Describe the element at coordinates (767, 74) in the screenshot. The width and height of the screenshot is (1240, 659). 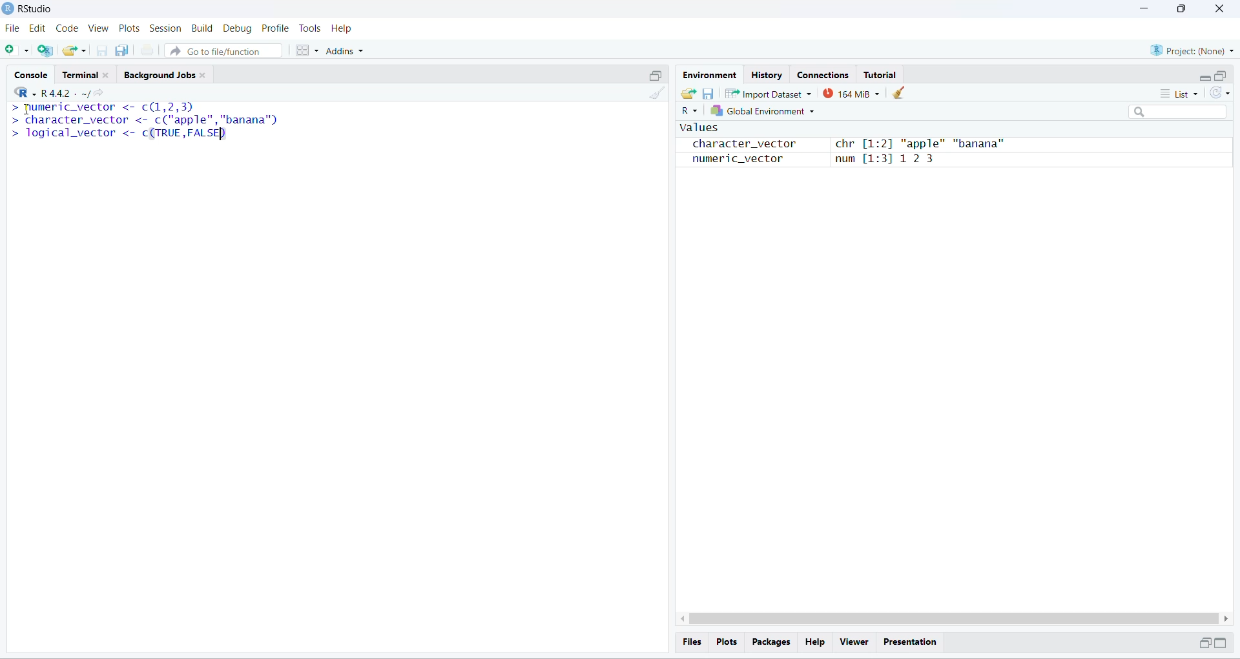
I see `History` at that location.